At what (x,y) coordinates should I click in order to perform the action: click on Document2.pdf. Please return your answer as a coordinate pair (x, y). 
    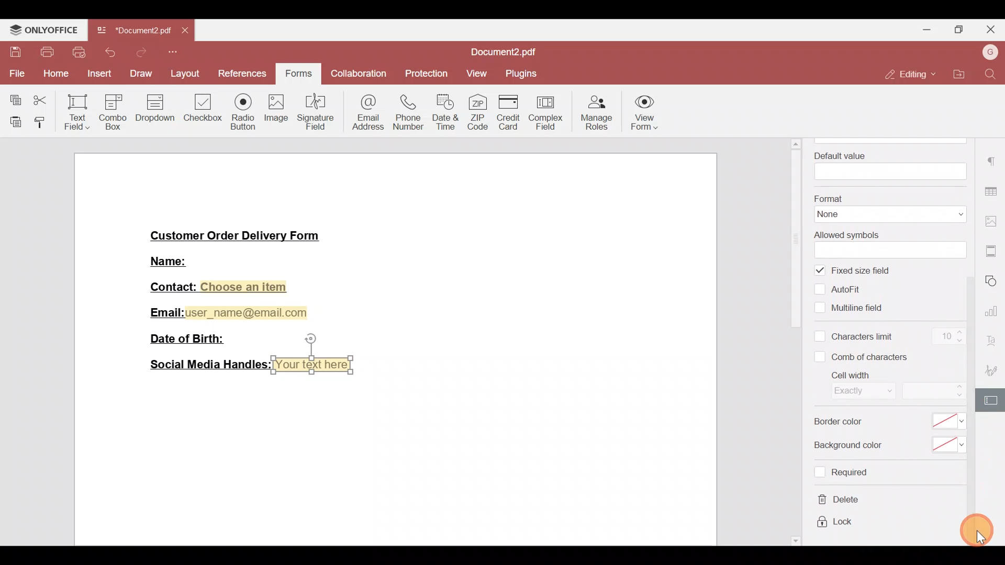
    Looking at the image, I should click on (133, 33).